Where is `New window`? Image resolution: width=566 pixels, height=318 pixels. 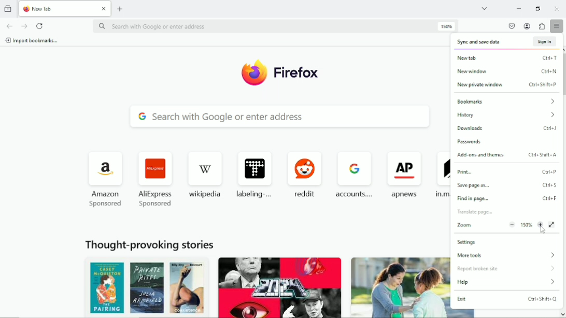 New window is located at coordinates (505, 71).